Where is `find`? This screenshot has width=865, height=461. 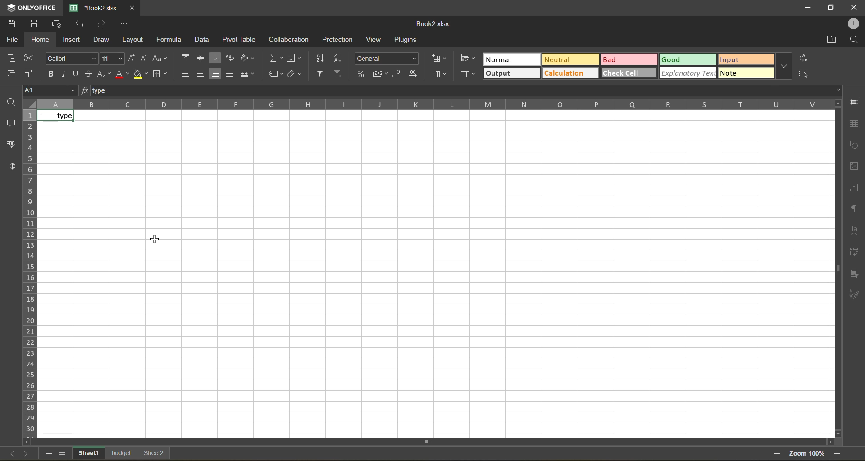 find is located at coordinates (14, 101).